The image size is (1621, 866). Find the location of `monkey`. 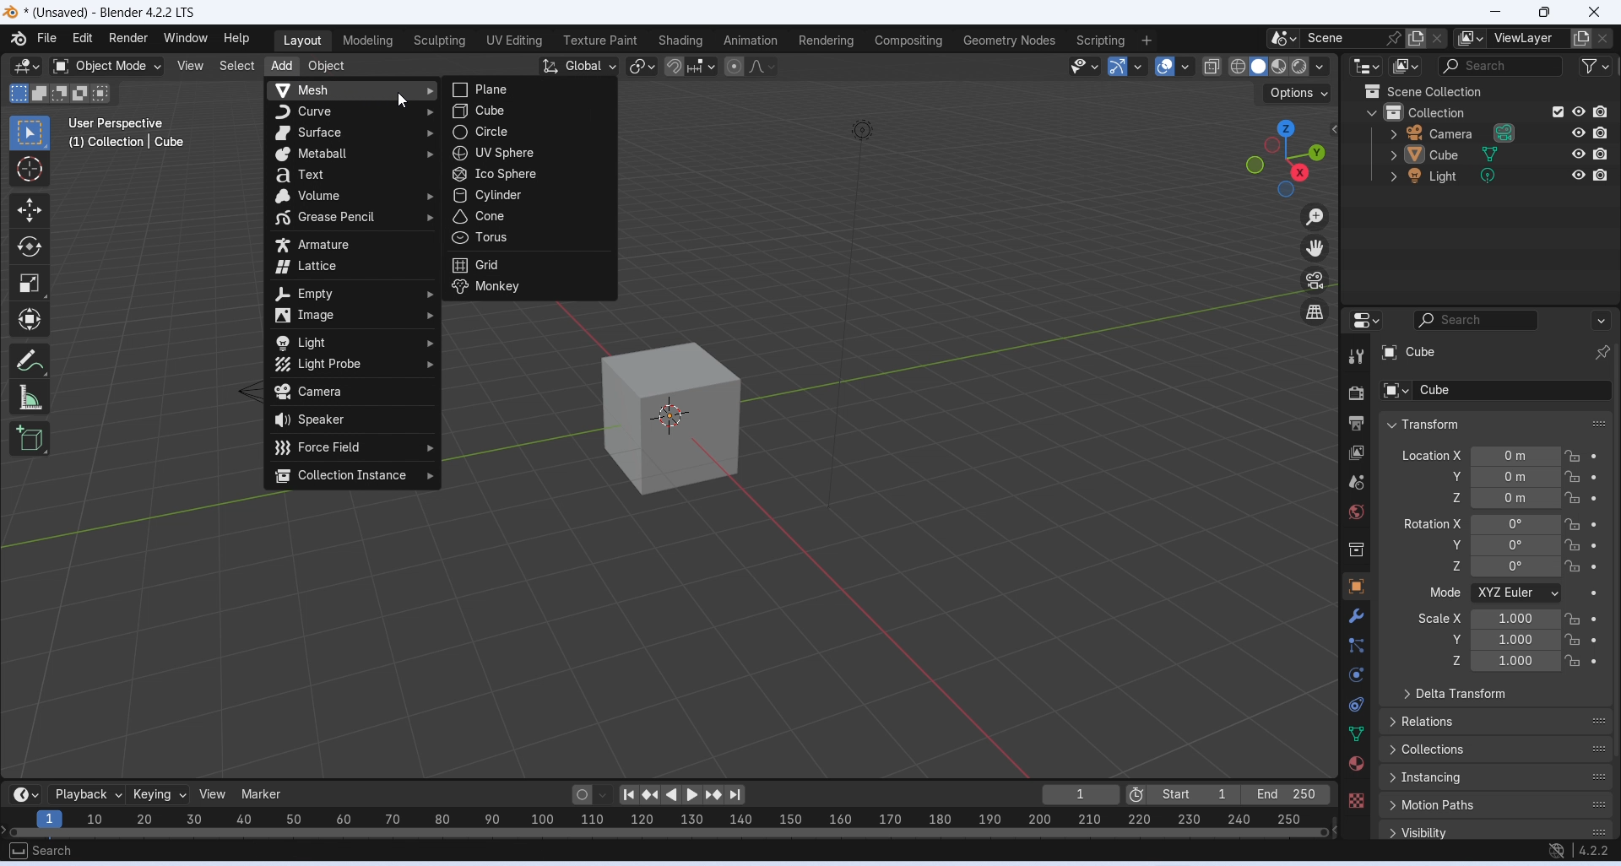

monkey is located at coordinates (528, 286).